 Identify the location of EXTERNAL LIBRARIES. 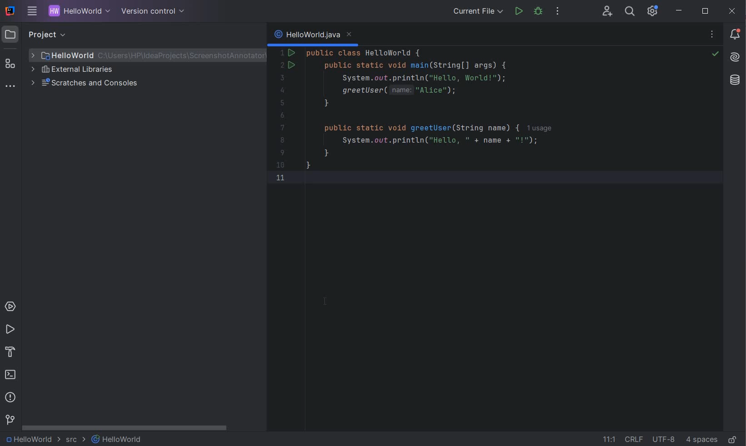
(73, 70).